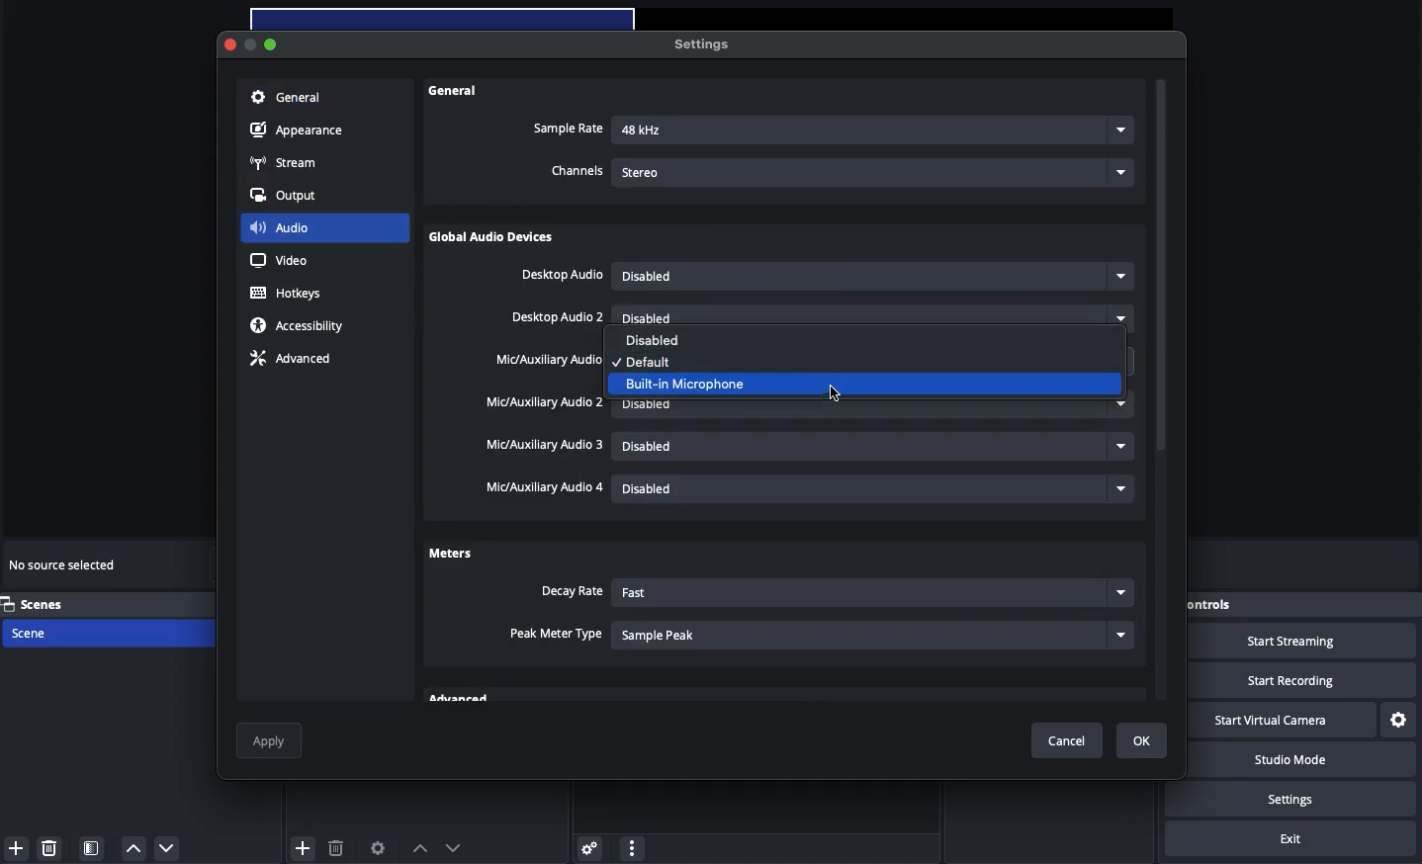  Describe the element at coordinates (64, 567) in the screenshot. I see `No source selected` at that location.